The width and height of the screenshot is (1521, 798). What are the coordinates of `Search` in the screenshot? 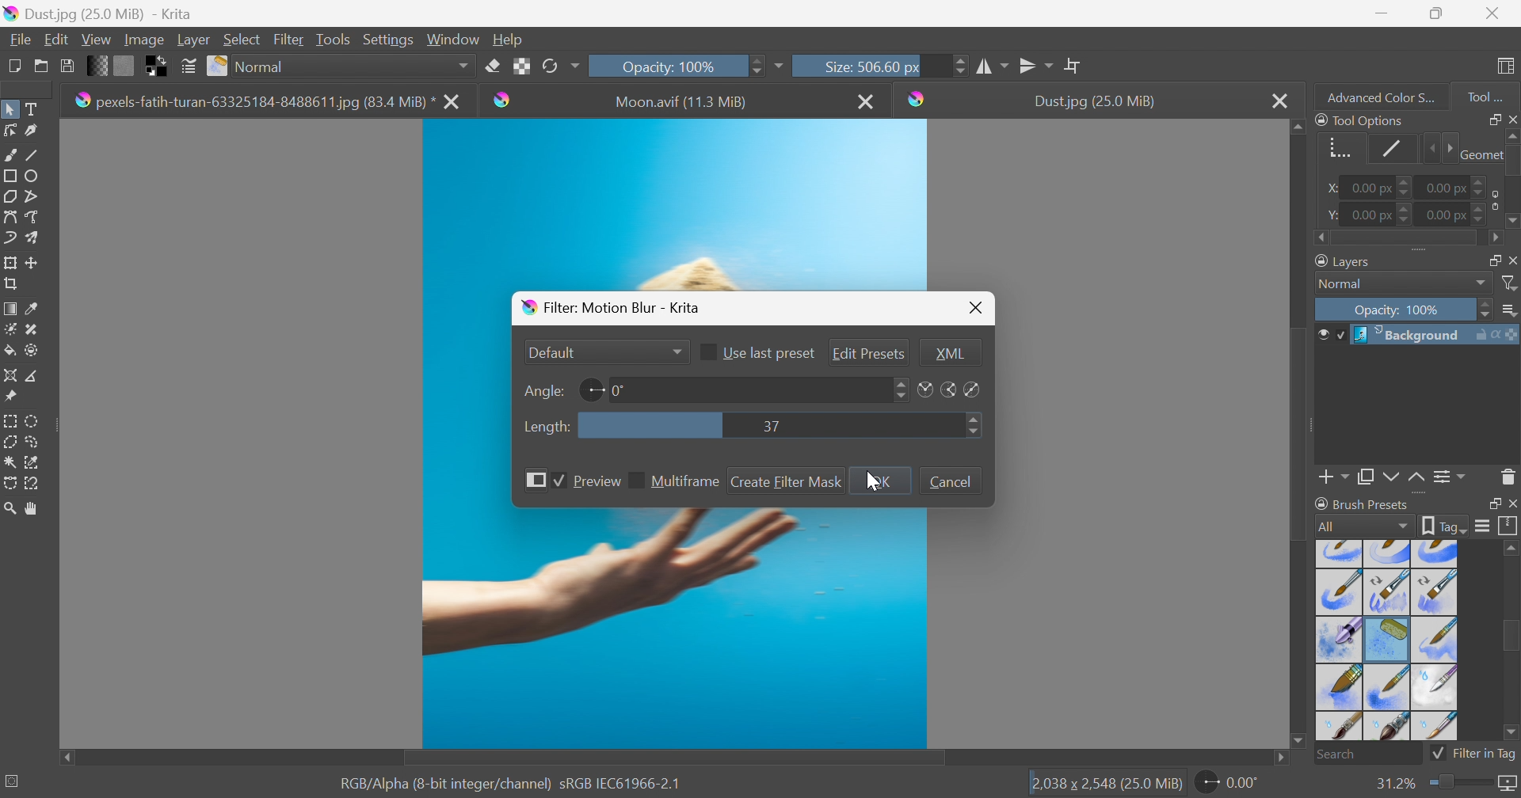 It's located at (1368, 754).